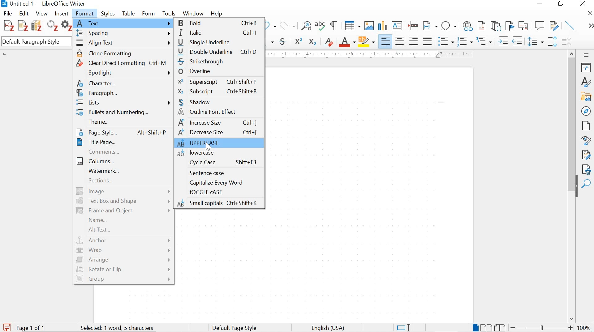 This screenshot has height=332, width=594. I want to click on move up, so click(572, 53).